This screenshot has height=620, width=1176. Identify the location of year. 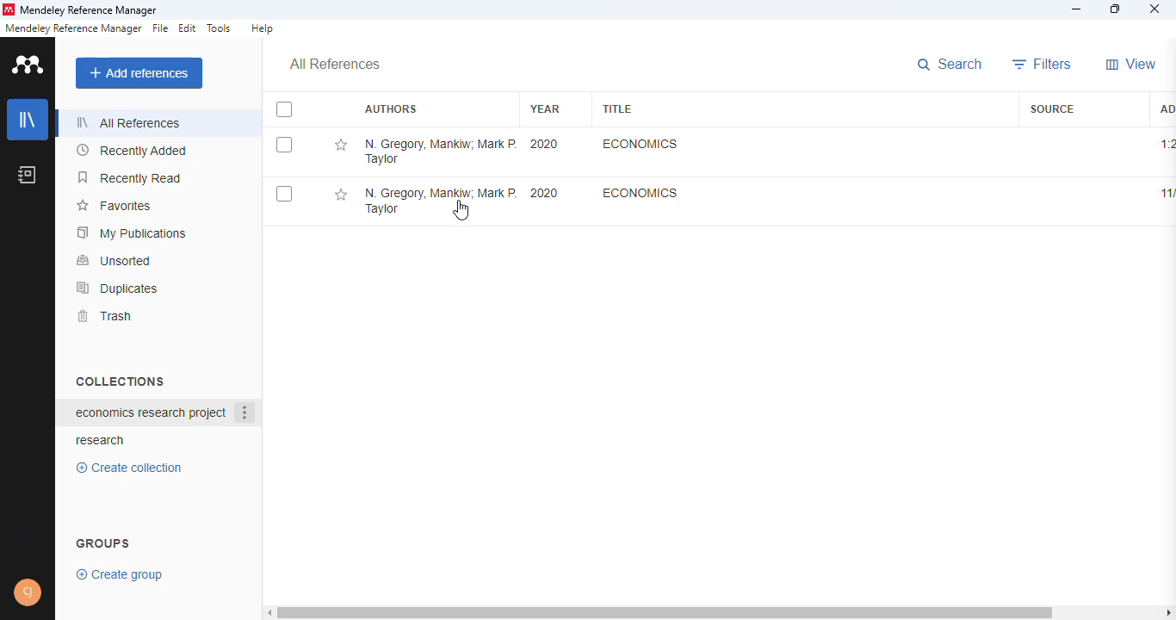
(545, 108).